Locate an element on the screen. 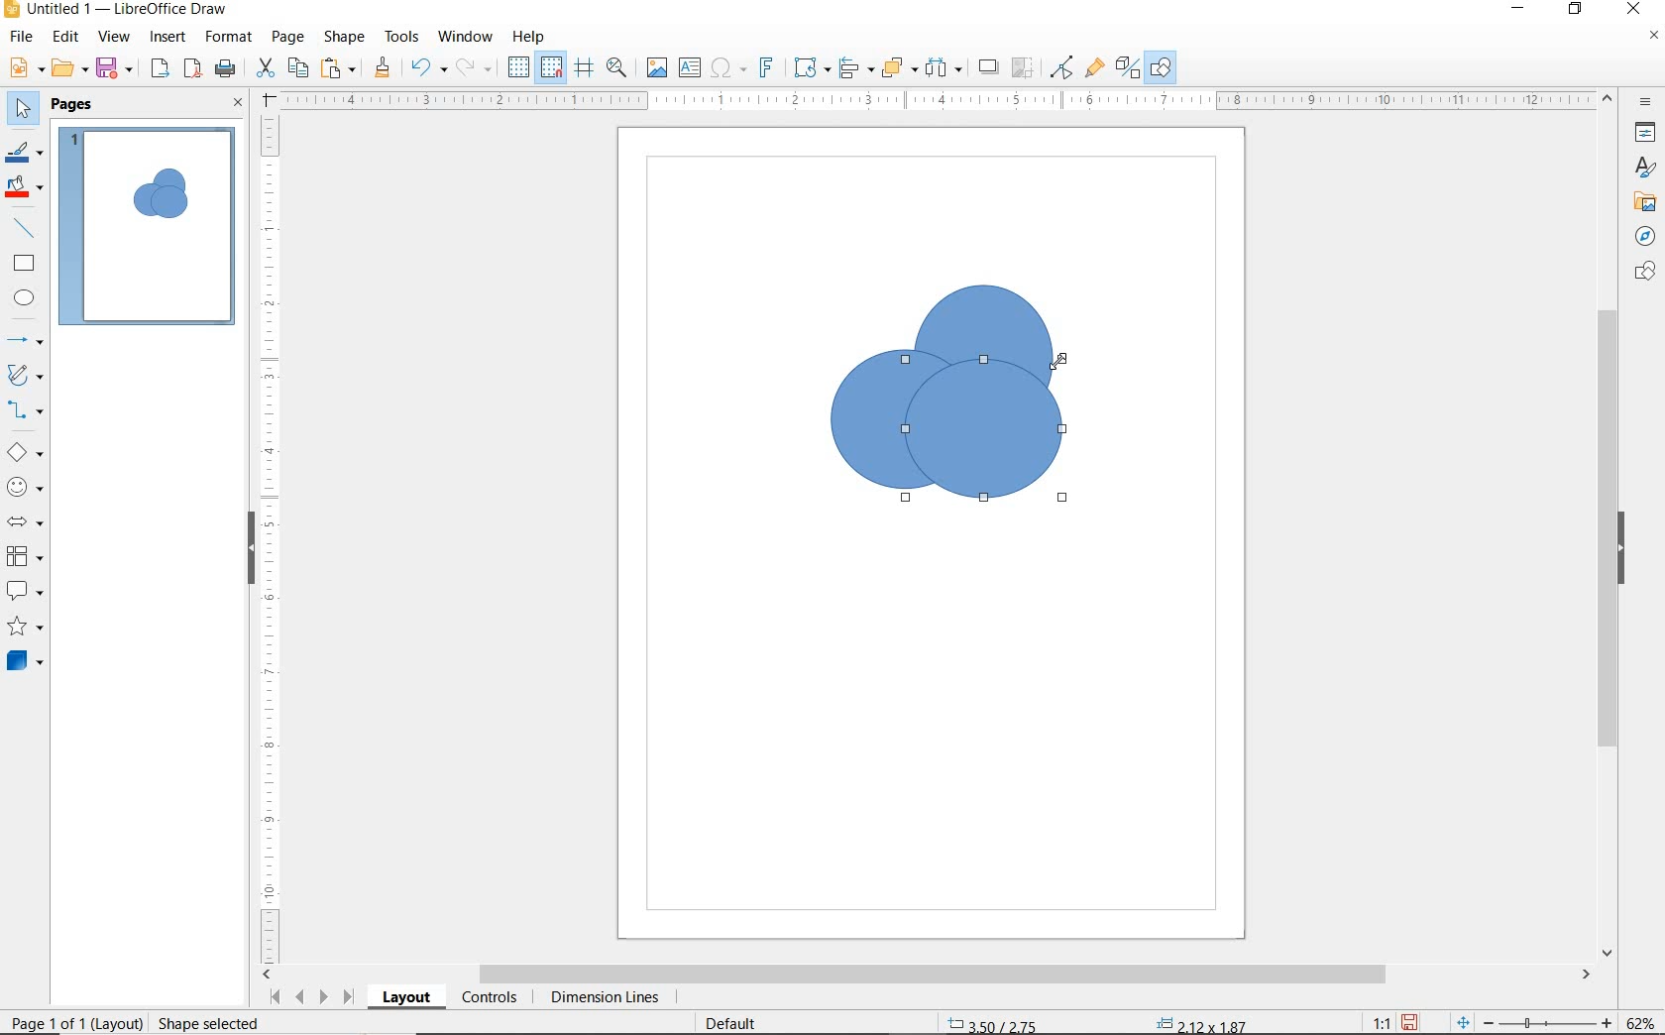 This screenshot has width=1665, height=1035. CLOSE DOCUMENT is located at coordinates (1653, 38).